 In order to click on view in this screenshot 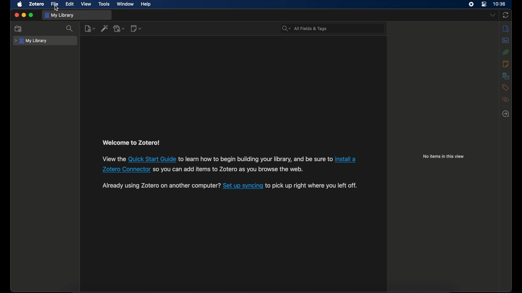, I will do `click(86, 4)`.